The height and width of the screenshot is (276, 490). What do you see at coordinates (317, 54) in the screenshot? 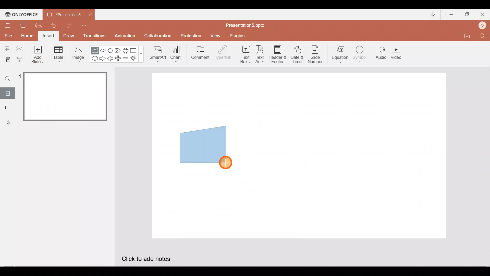
I see `Slide number` at bounding box center [317, 54].